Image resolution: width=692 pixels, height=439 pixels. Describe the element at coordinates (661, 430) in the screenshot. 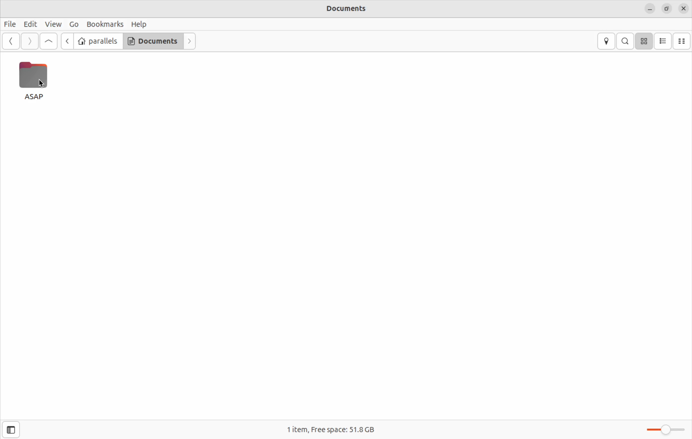

I see `Zoom` at that location.